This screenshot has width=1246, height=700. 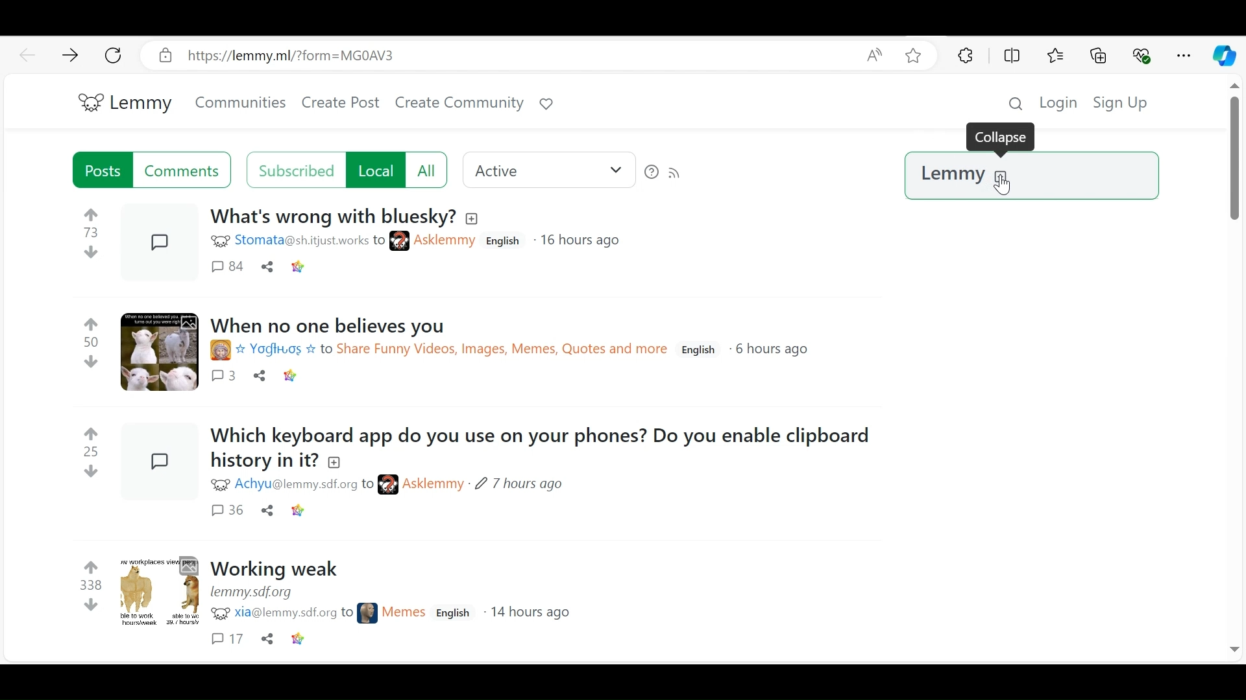 What do you see at coordinates (103, 169) in the screenshot?
I see `Posts` at bounding box center [103, 169].